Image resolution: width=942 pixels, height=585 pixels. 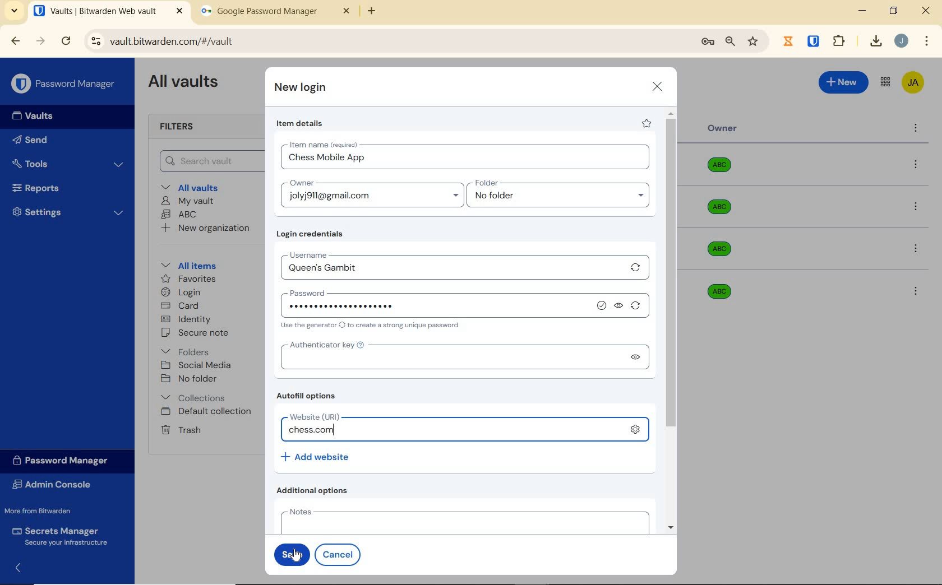 What do you see at coordinates (555, 183) in the screenshot?
I see `Folder` at bounding box center [555, 183].